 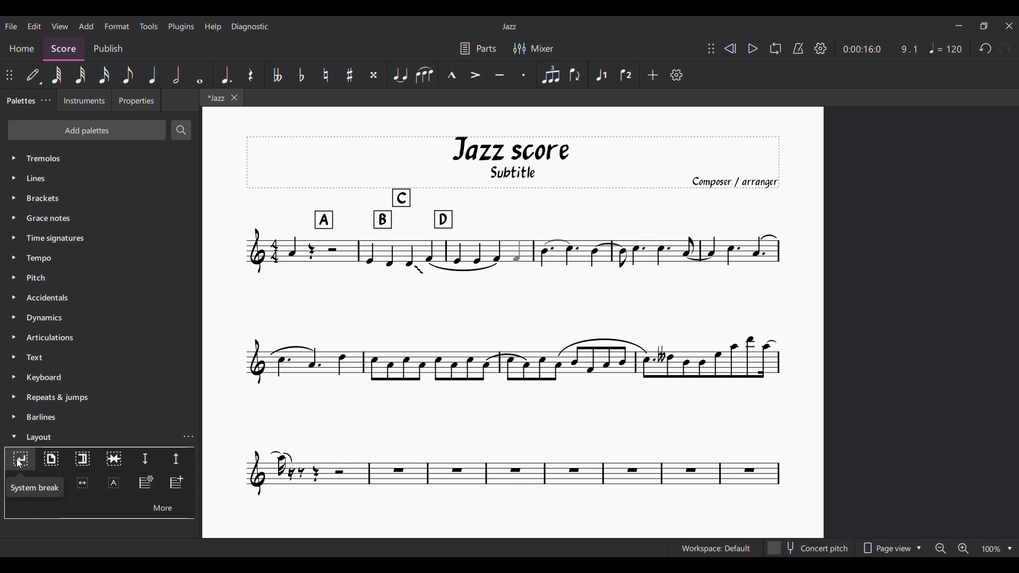 I want to click on Minimize, so click(x=958, y=25).